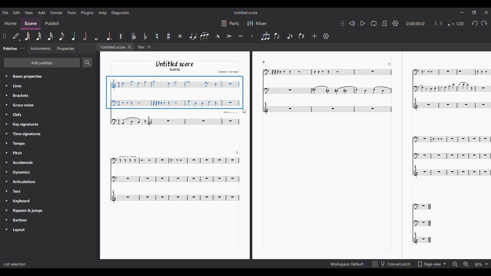 This screenshot has width=491, height=276. Describe the element at coordinates (245, 111) in the screenshot. I see `Cursor` at that location.